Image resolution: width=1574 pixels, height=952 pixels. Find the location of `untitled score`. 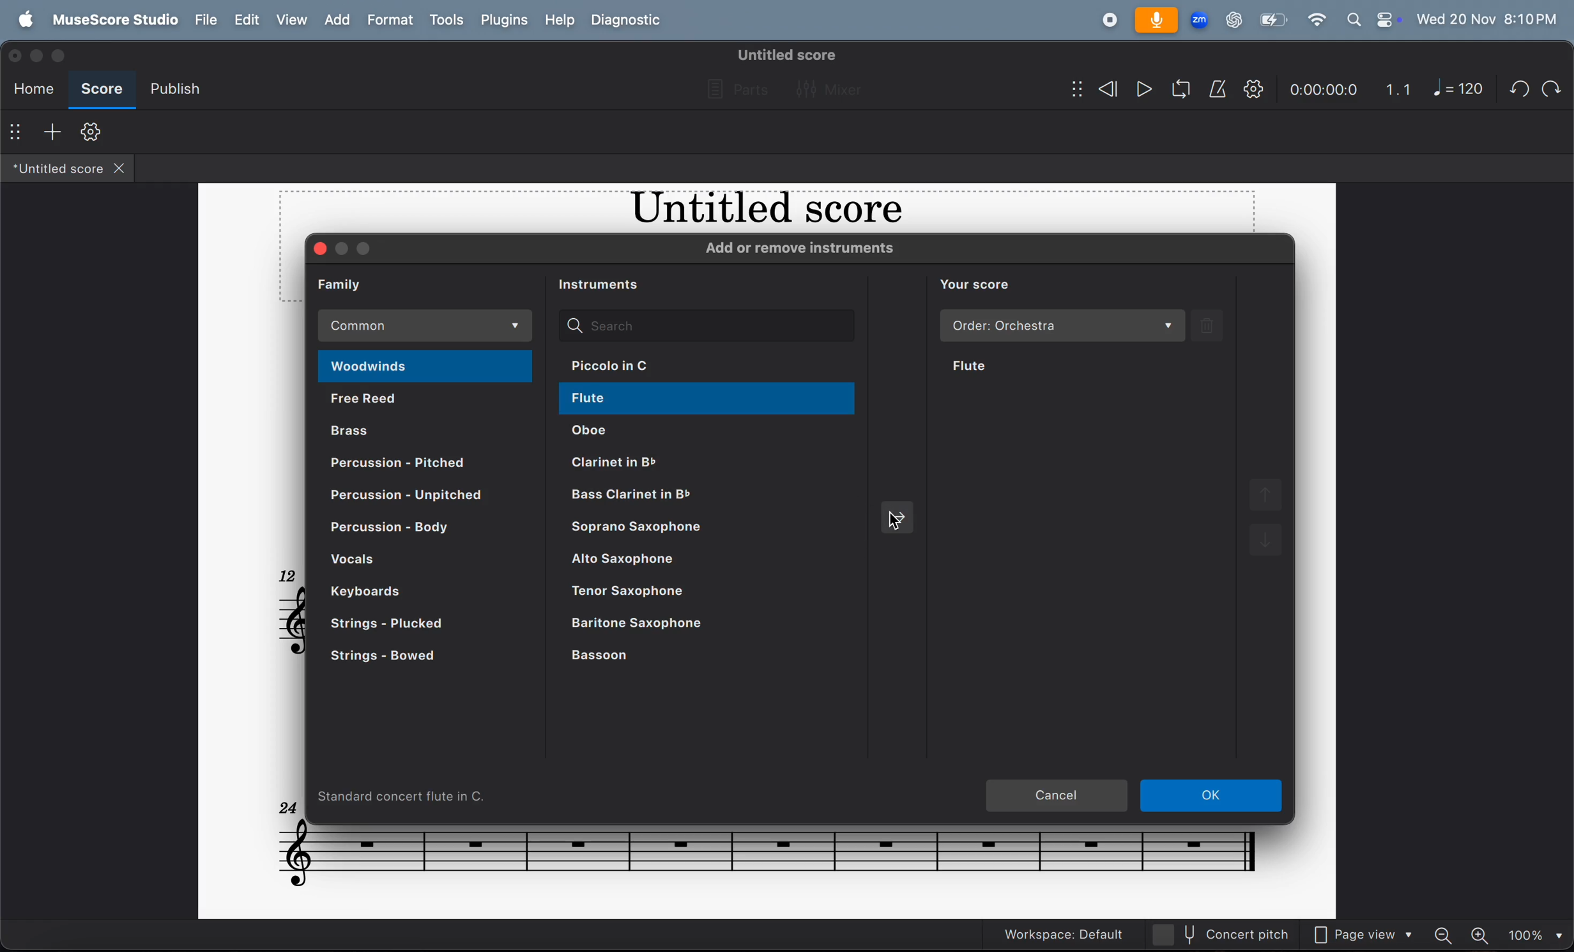

untitled score is located at coordinates (54, 170).